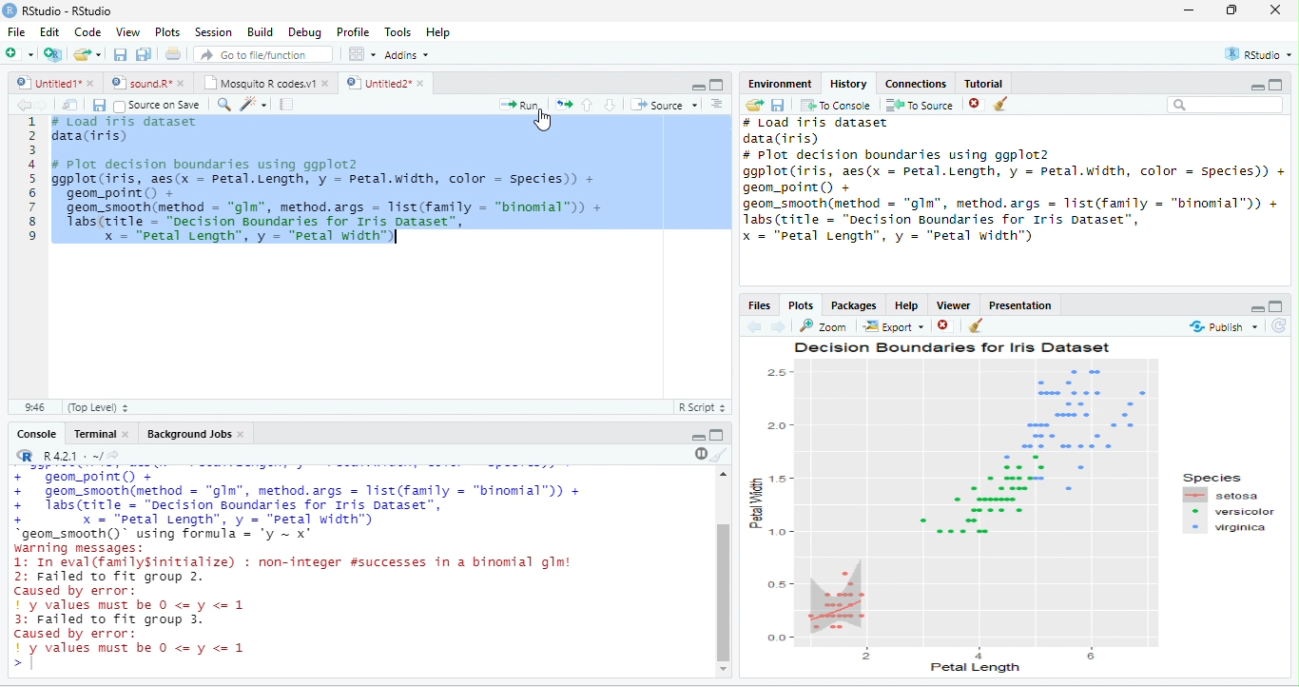  I want to click on scroll bar, so click(724, 592).